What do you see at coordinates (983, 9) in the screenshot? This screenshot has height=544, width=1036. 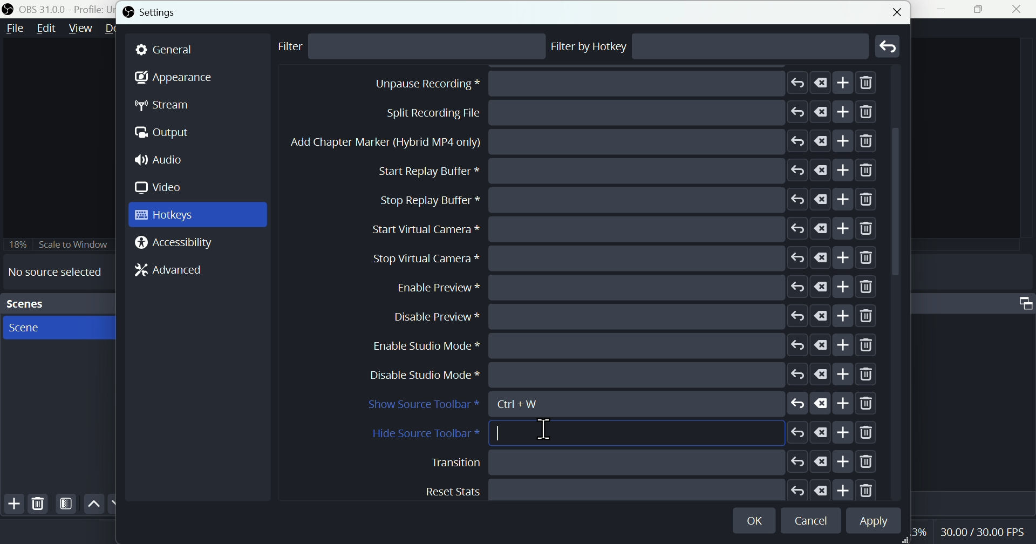 I see `Maximise` at bounding box center [983, 9].